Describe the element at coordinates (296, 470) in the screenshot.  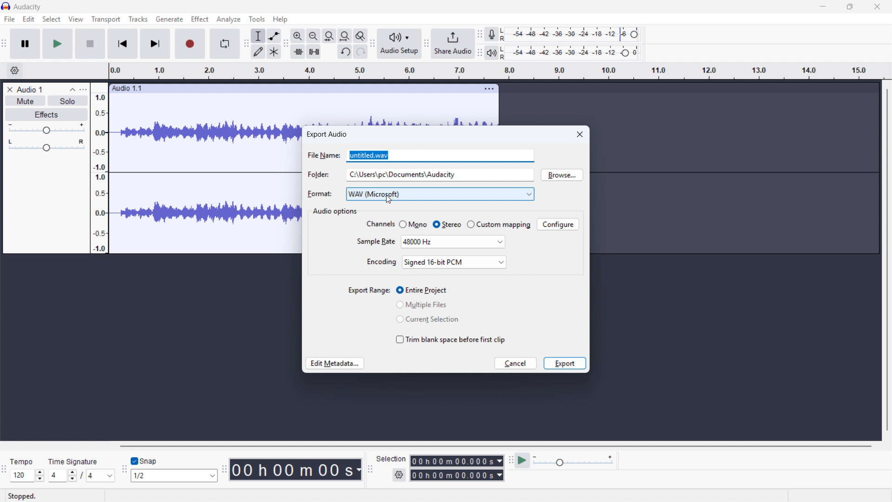
I see `Timestamp ` at that location.